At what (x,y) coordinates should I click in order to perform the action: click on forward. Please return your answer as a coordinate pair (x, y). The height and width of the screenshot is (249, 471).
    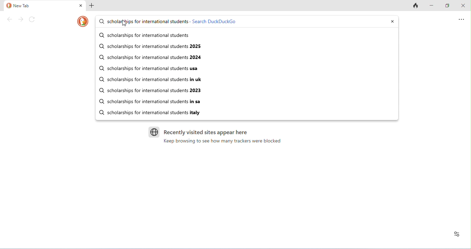
    Looking at the image, I should click on (21, 19).